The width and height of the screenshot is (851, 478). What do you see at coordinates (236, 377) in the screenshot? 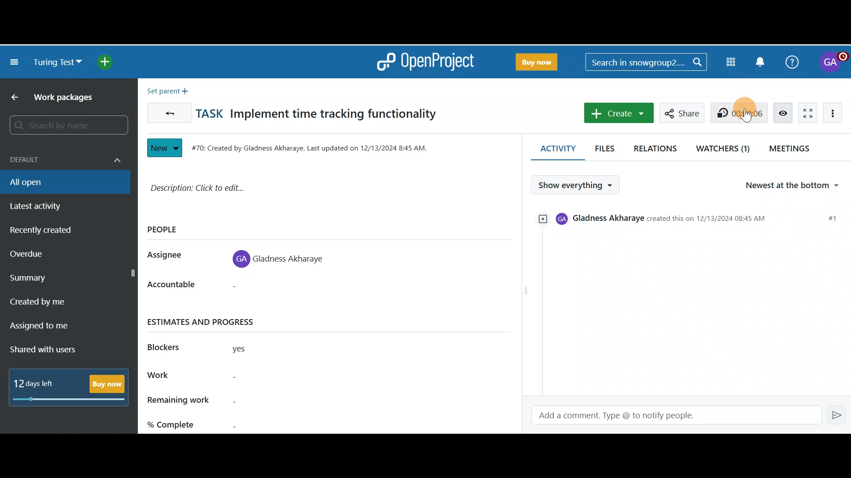
I see `Work` at bounding box center [236, 377].